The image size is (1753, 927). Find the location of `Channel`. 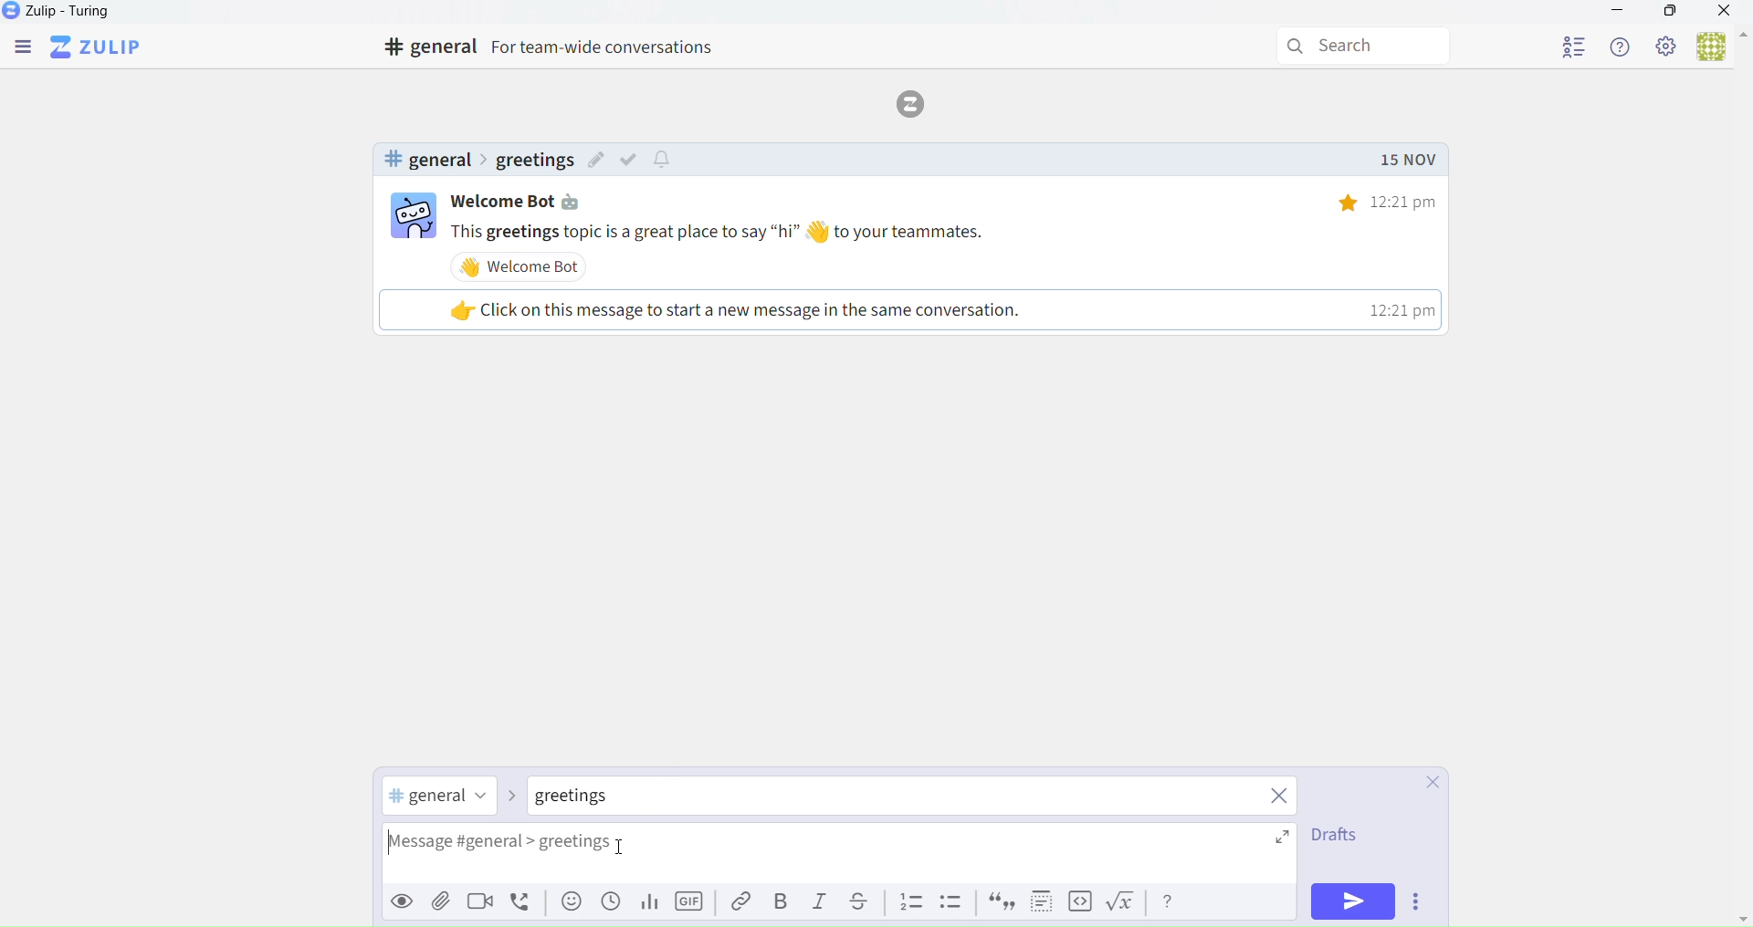

Channel is located at coordinates (441, 797).